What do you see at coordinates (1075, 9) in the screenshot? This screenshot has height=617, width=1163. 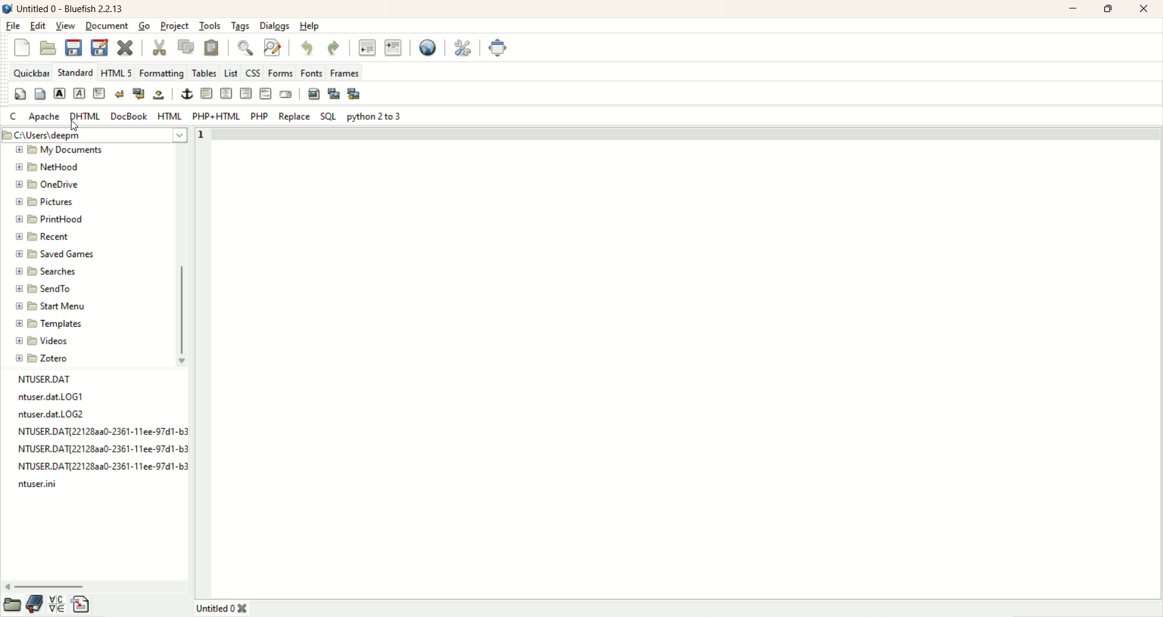 I see `minimize` at bounding box center [1075, 9].